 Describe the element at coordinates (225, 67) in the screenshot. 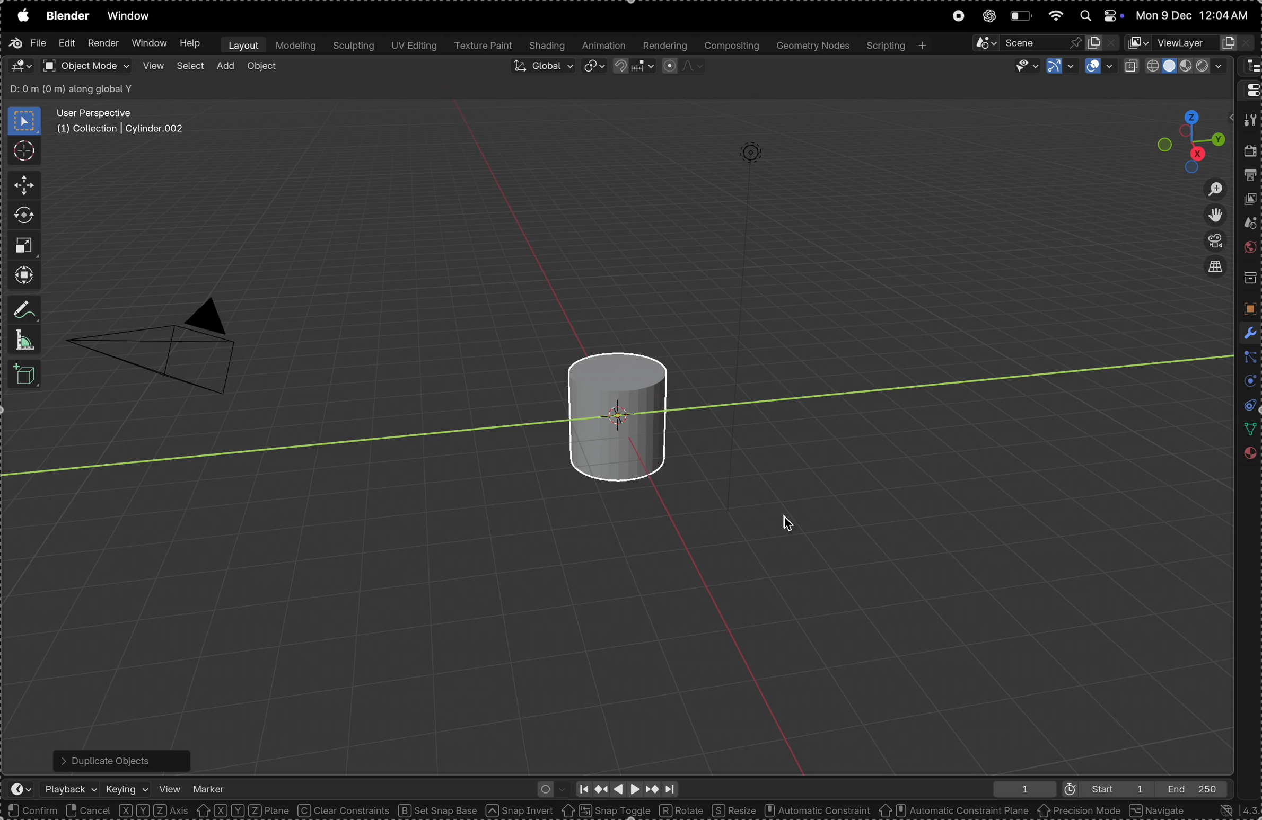

I see `add` at that location.